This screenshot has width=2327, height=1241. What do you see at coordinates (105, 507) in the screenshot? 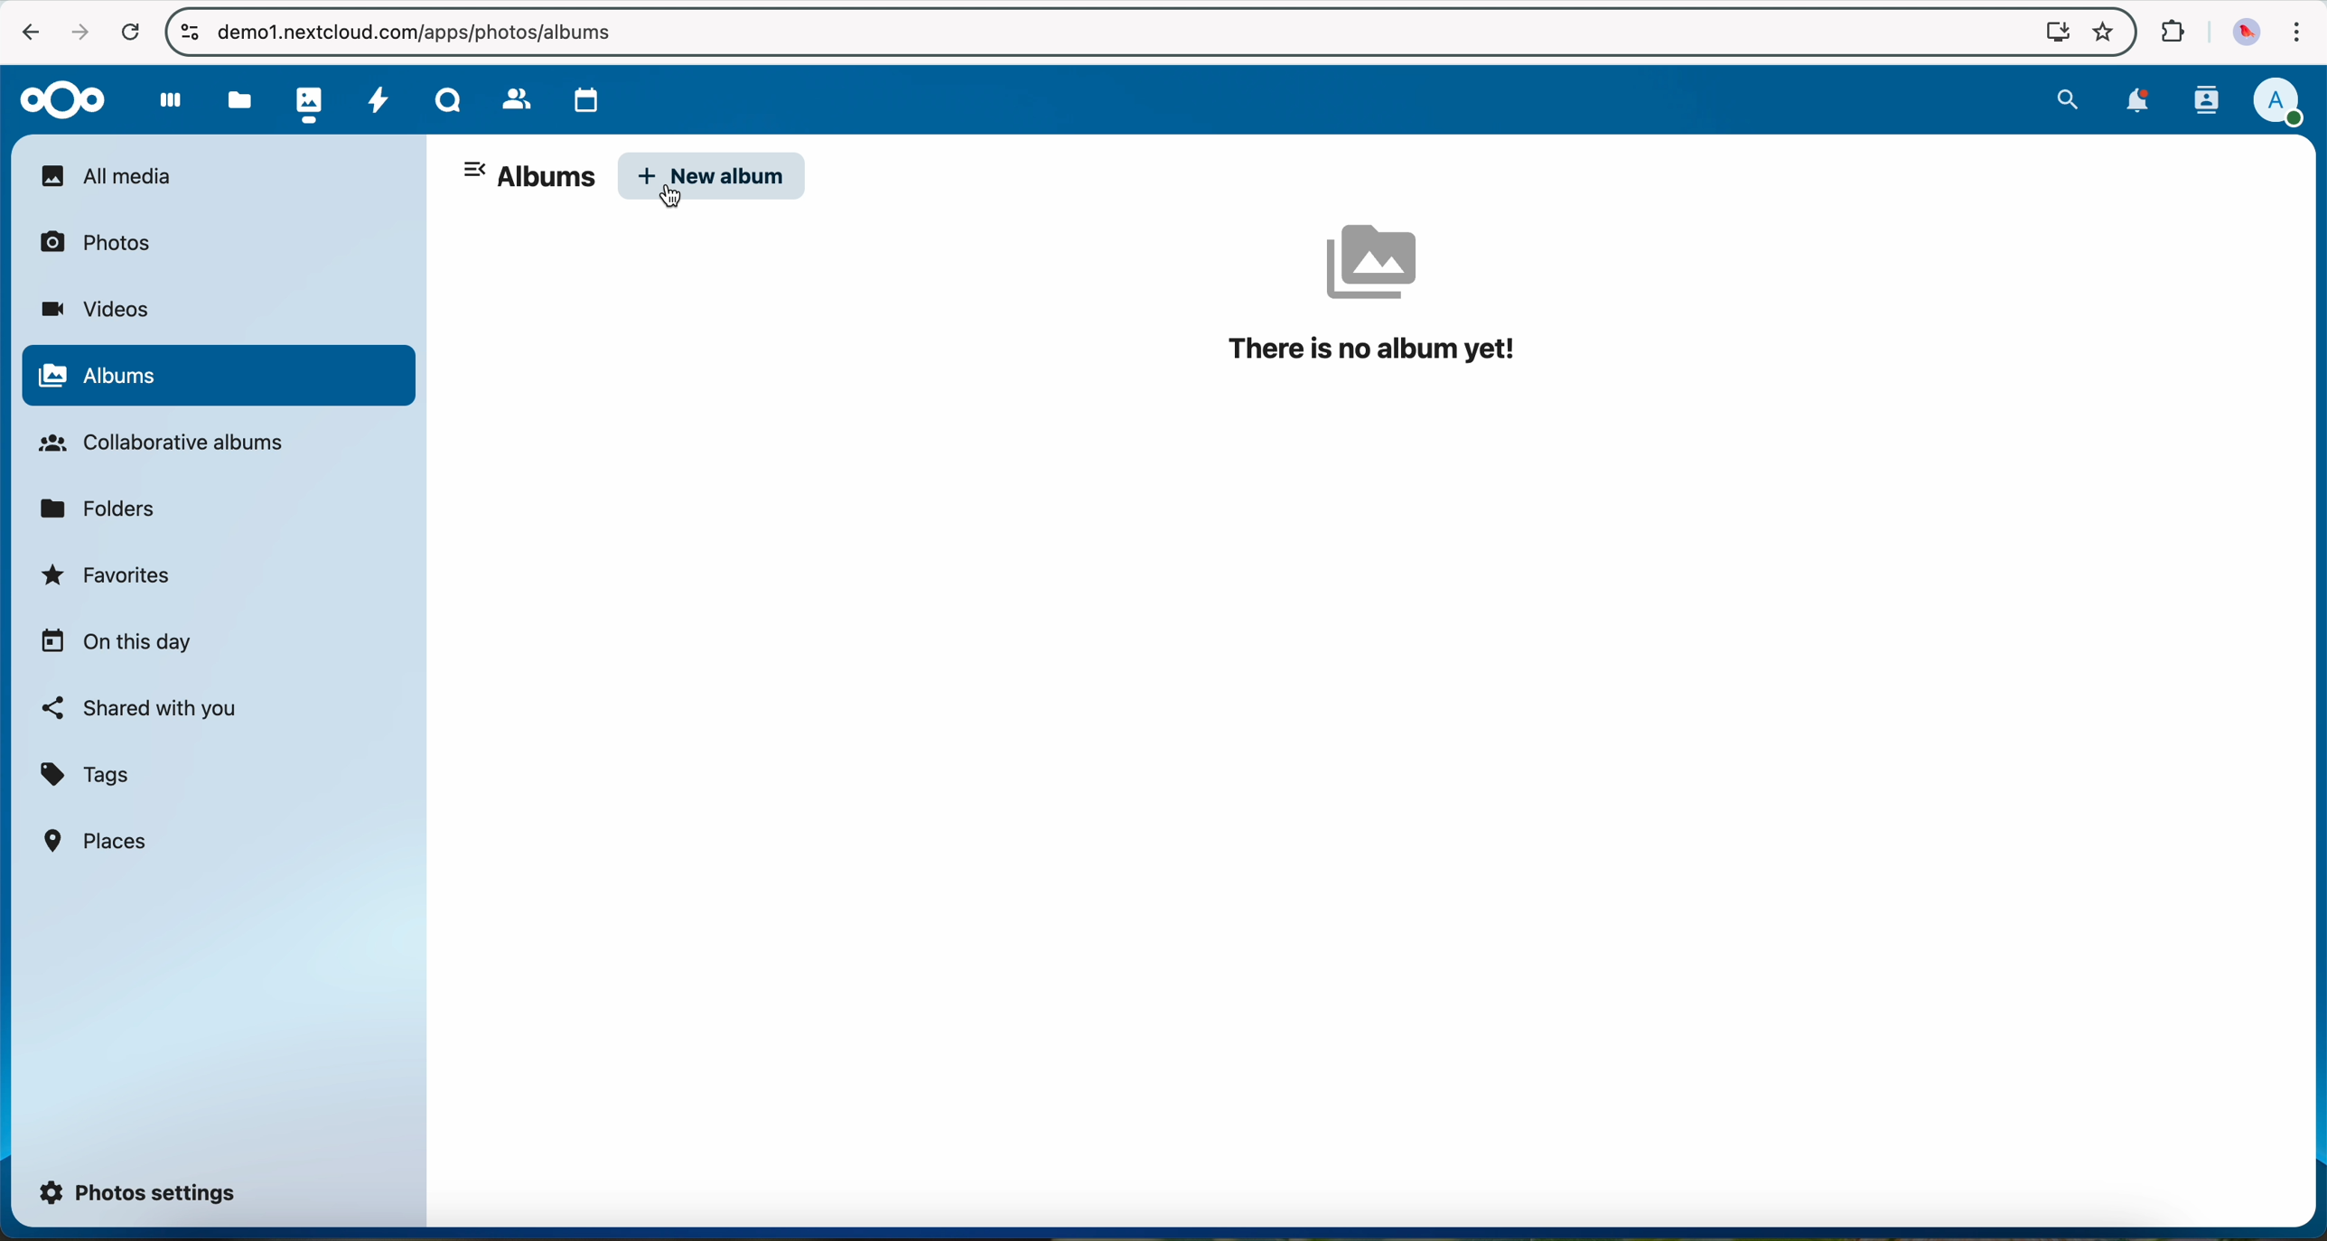
I see `folders` at bounding box center [105, 507].